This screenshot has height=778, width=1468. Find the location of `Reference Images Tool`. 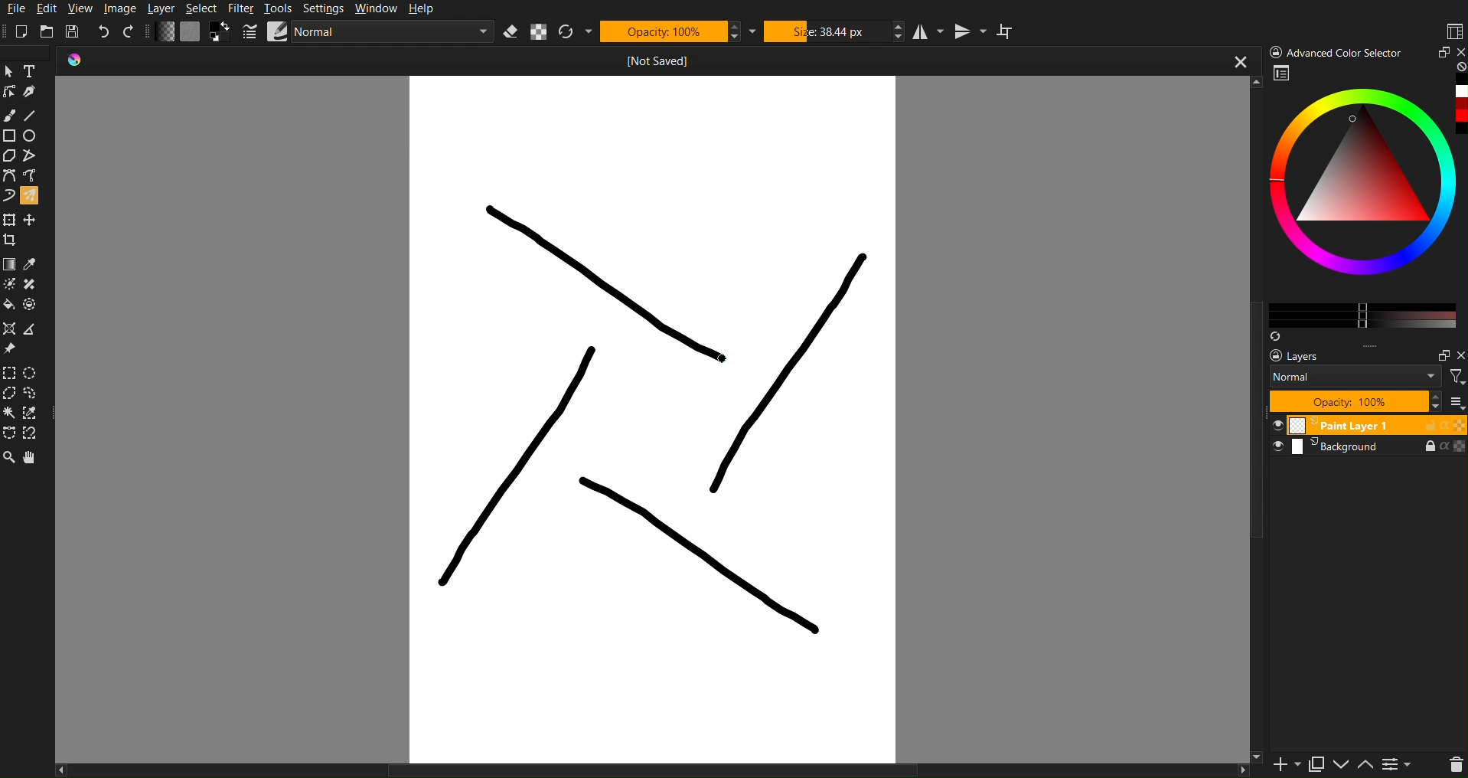

Reference Images Tool is located at coordinates (11, 349).